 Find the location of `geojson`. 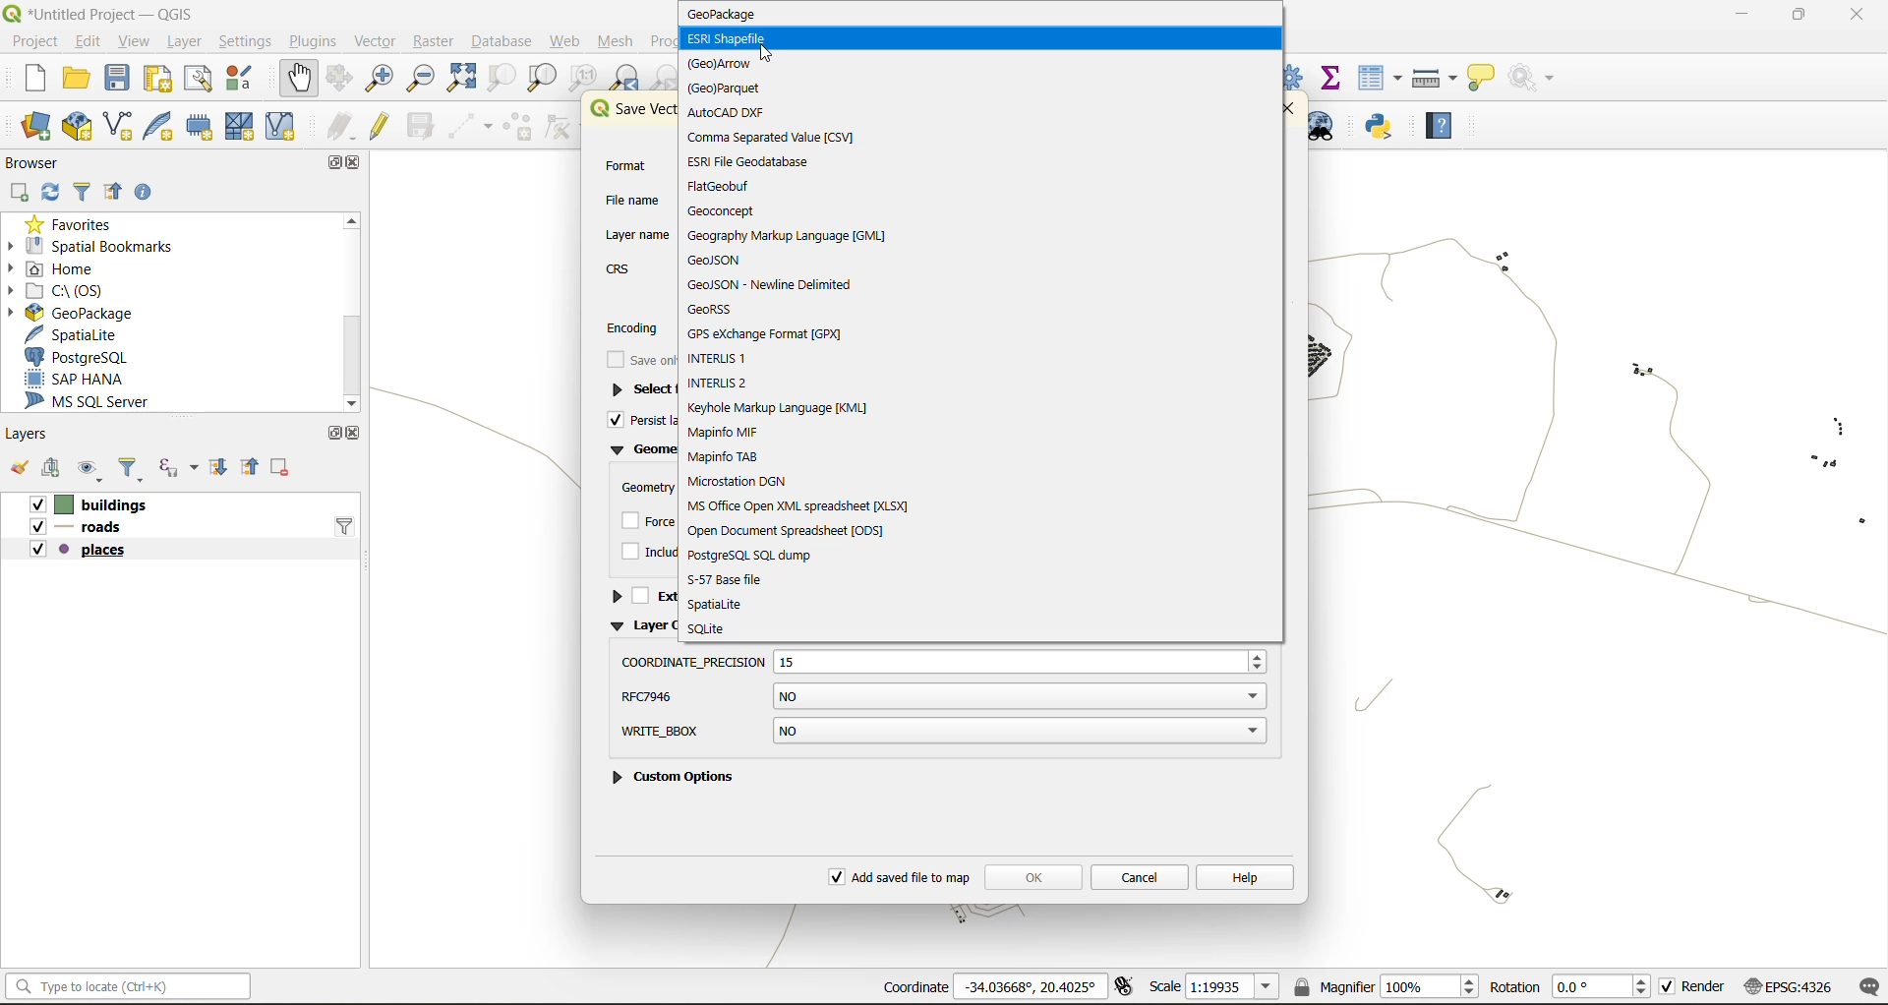

geojson is located at coordinates (715, 262).